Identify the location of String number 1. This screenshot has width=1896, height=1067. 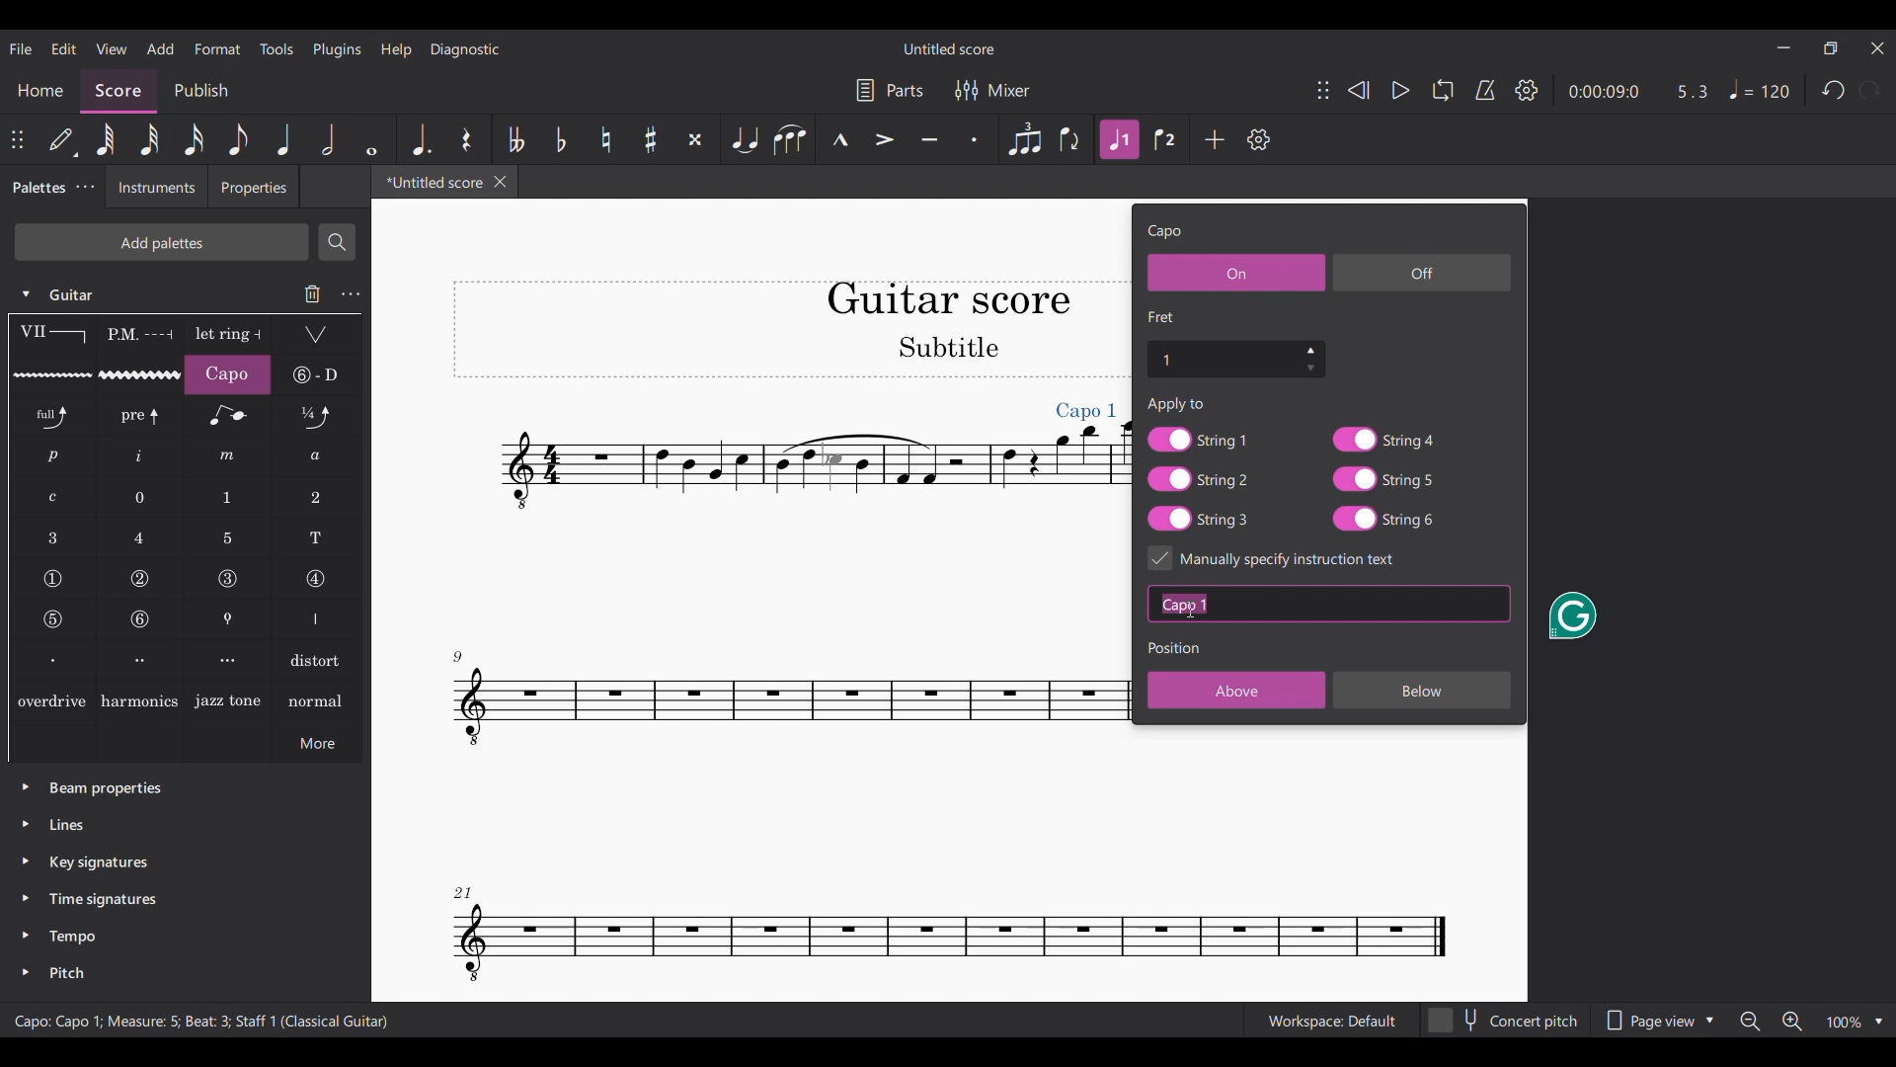
(52, 579).